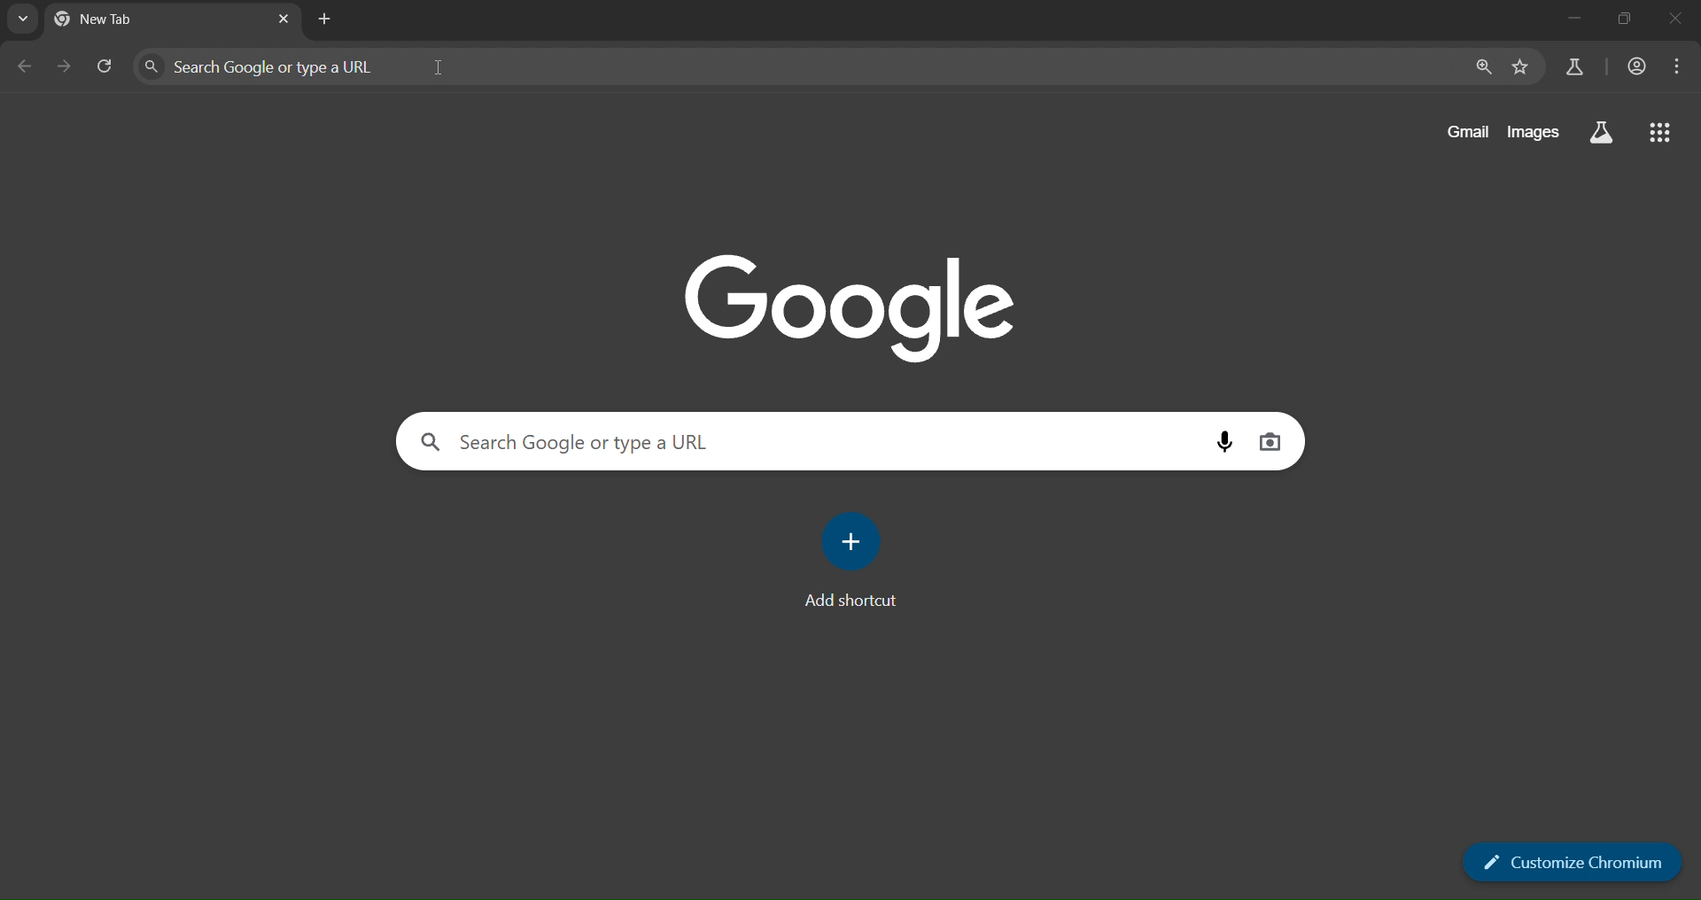 The height and width of the screenshot is (900, 1701). What do you see at coordinates (1485, 66) in the screenshot?
I see `zoom` at bounding box center [1485, 66].